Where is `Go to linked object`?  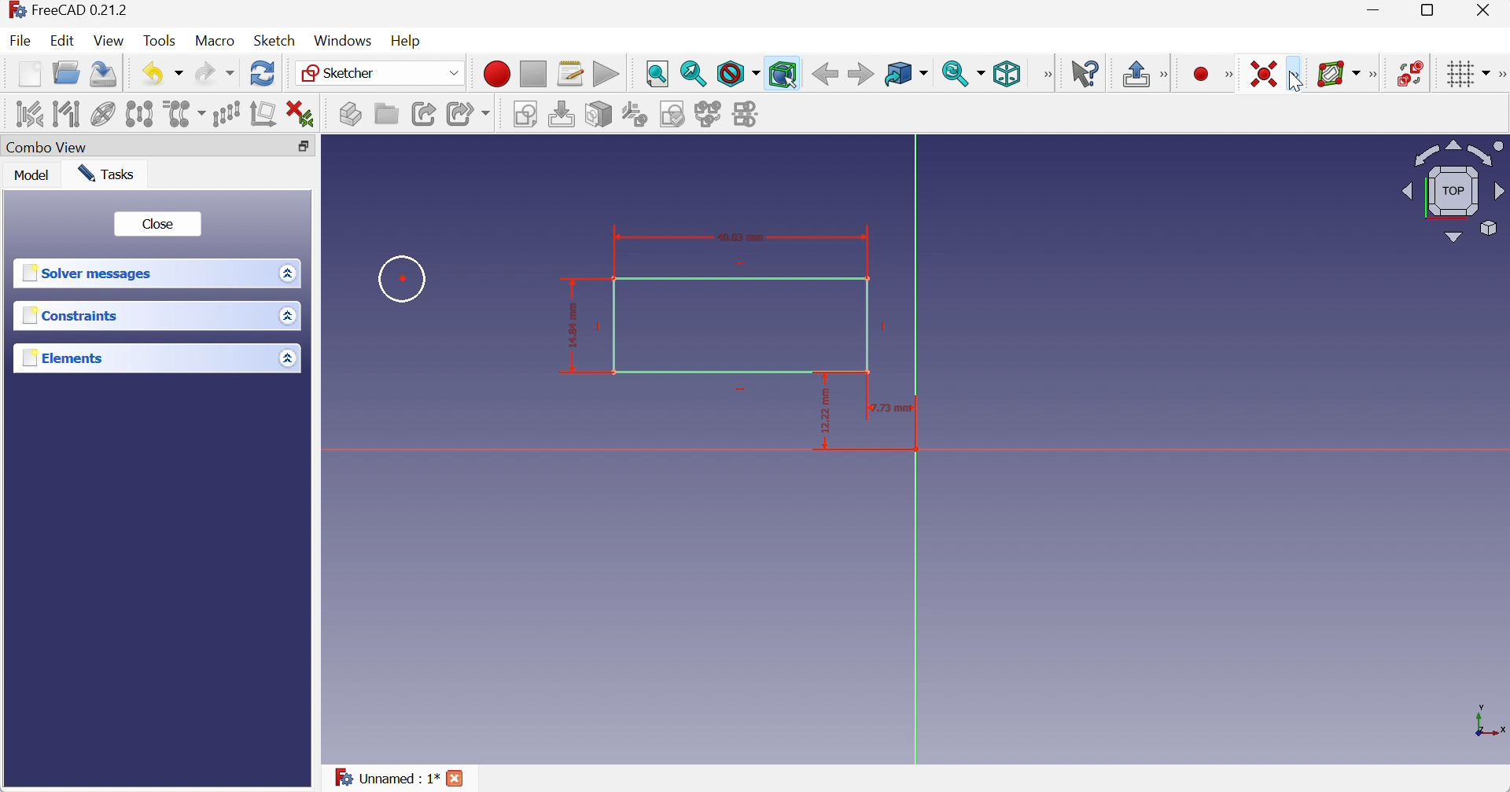 Go to linked object is located at coordinates (906, 75).